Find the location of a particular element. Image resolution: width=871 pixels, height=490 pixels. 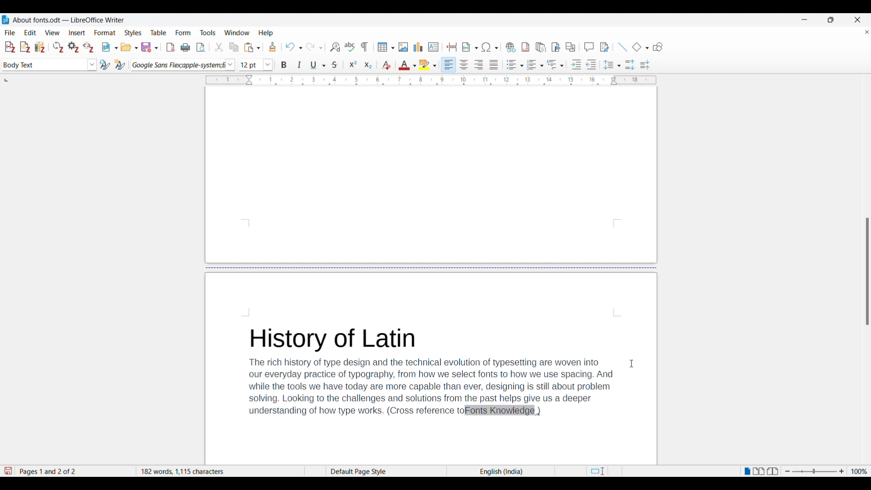

vertical scroll bar is located at coordinates (866, 272).